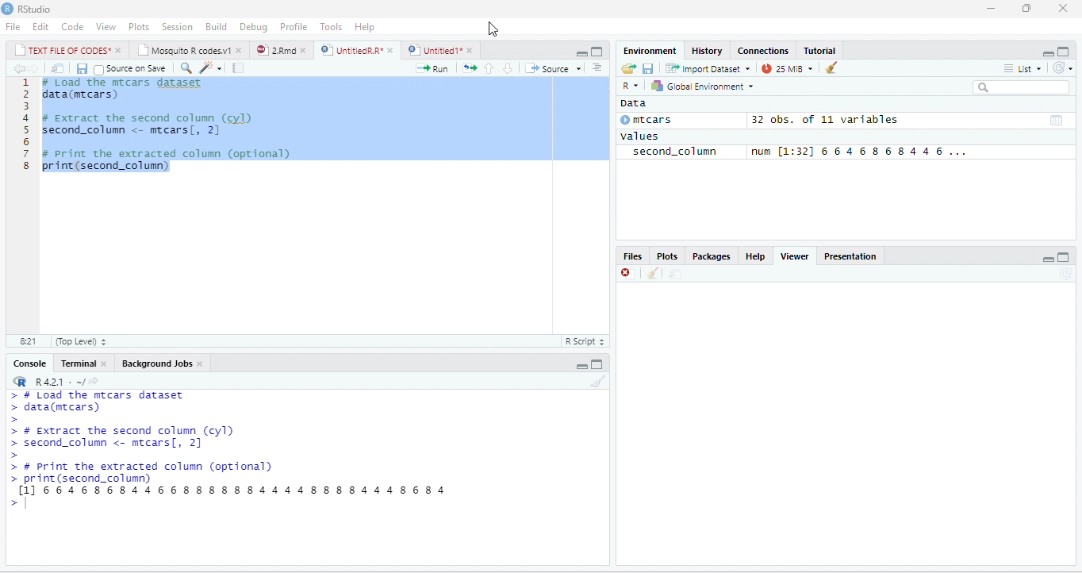  I want to click on , so click(213, 25).